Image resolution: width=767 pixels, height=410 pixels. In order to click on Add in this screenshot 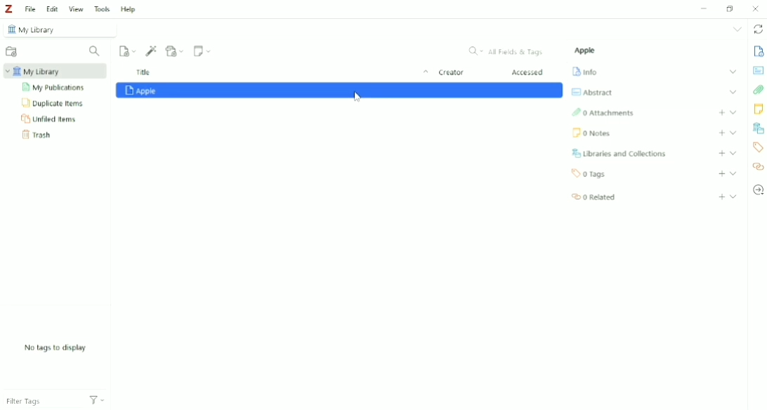, I will do `click(721, 112)`.